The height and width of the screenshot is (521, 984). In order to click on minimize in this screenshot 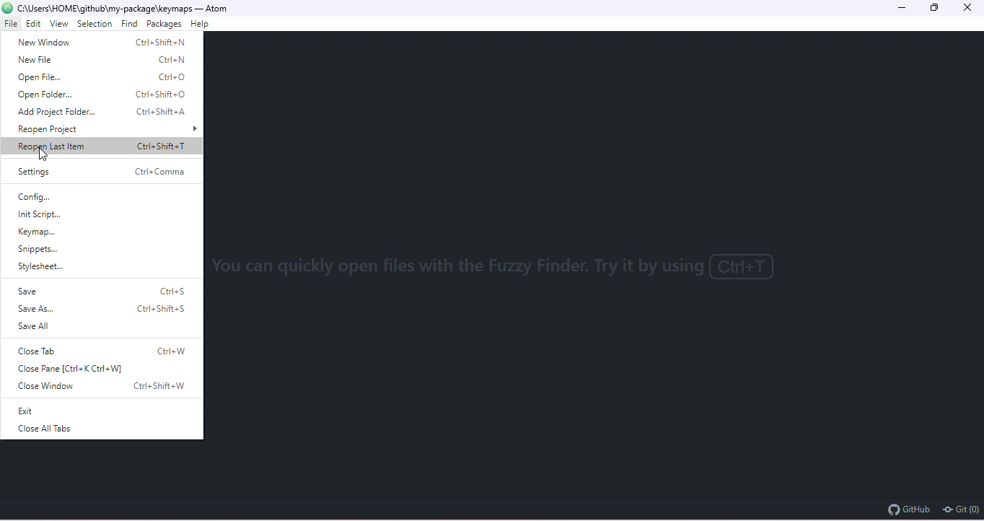, I will do `click(904, 8)`.